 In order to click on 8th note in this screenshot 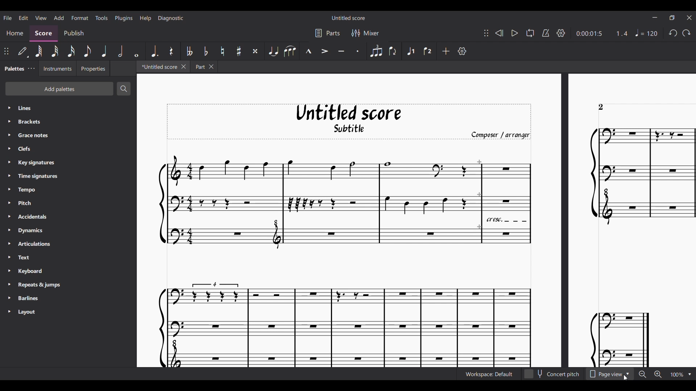, I will do `click(88, 51)`.